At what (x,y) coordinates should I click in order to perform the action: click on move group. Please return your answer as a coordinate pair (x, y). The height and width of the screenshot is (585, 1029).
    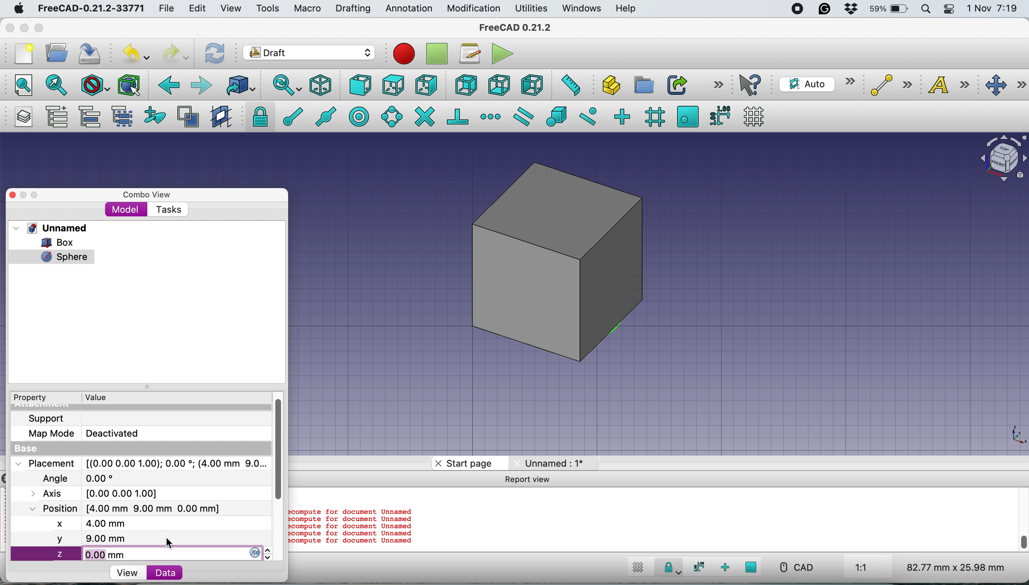
    Looking at the image, I should click on (92, 117).